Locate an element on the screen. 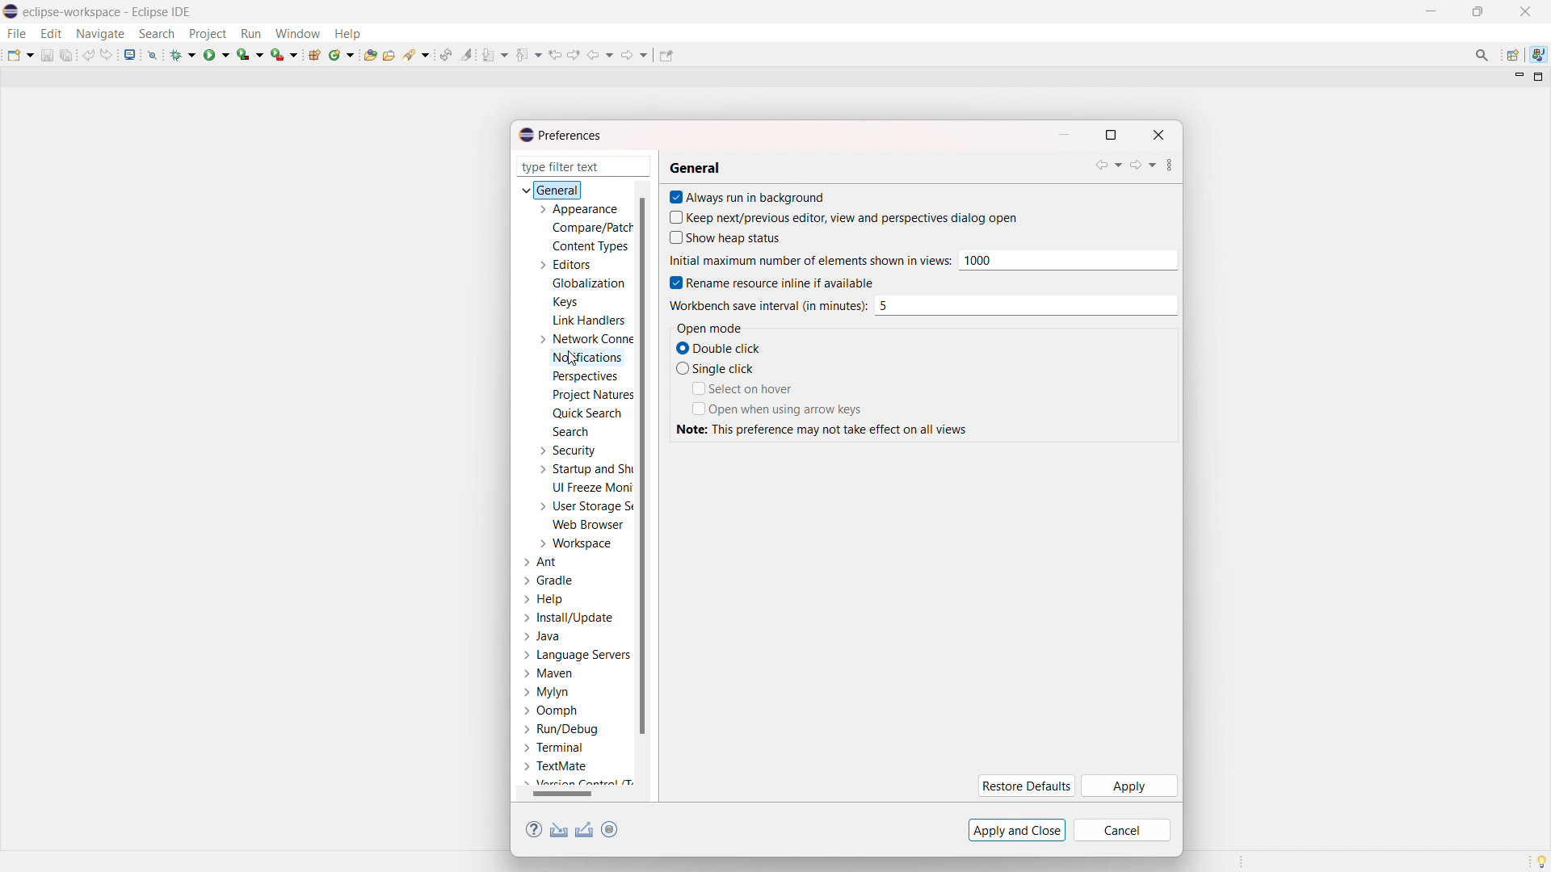 The image size is (1551, 872). redo is located at coordinates (107, 54).